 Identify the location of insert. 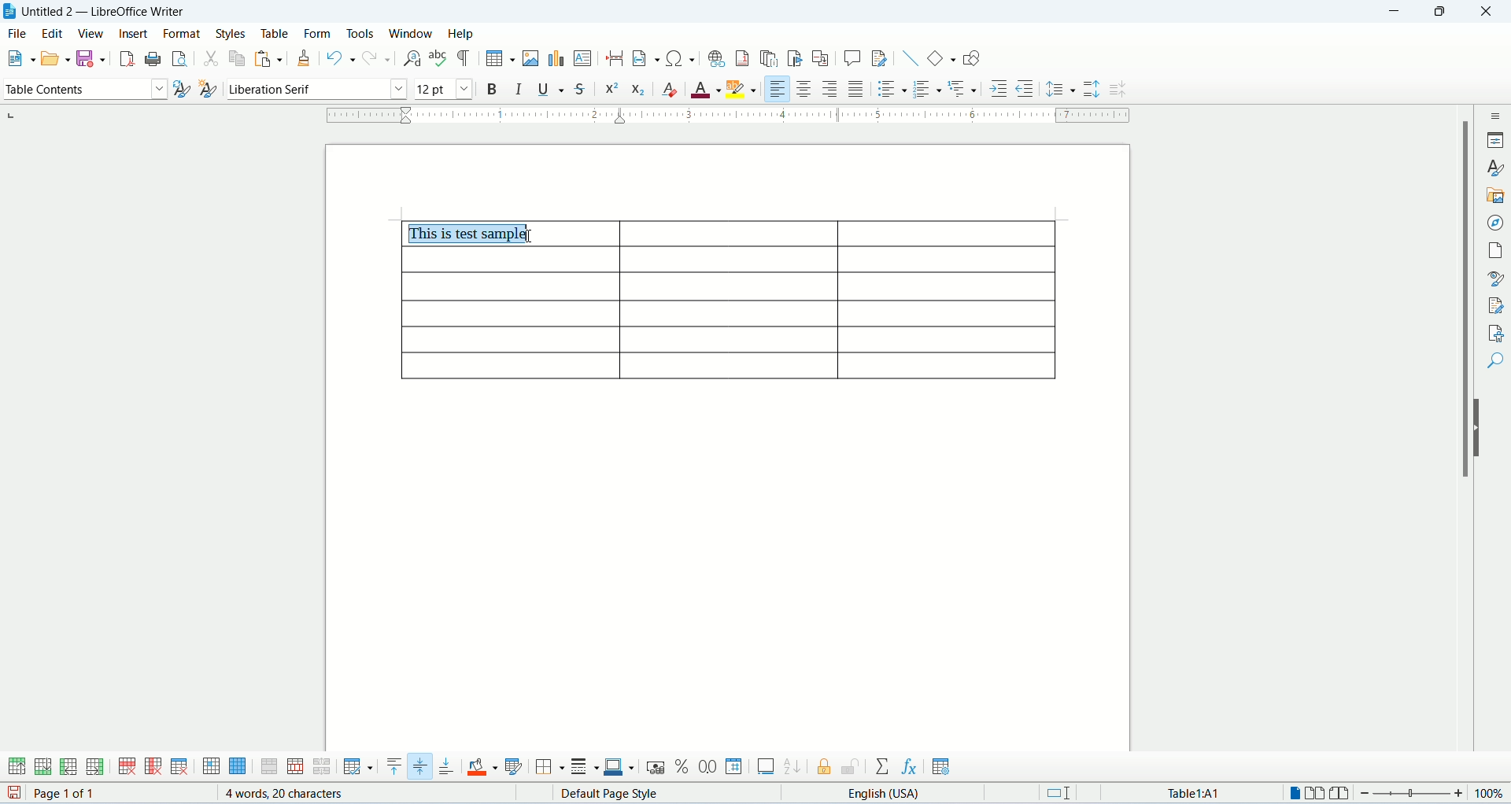
(134, 34).